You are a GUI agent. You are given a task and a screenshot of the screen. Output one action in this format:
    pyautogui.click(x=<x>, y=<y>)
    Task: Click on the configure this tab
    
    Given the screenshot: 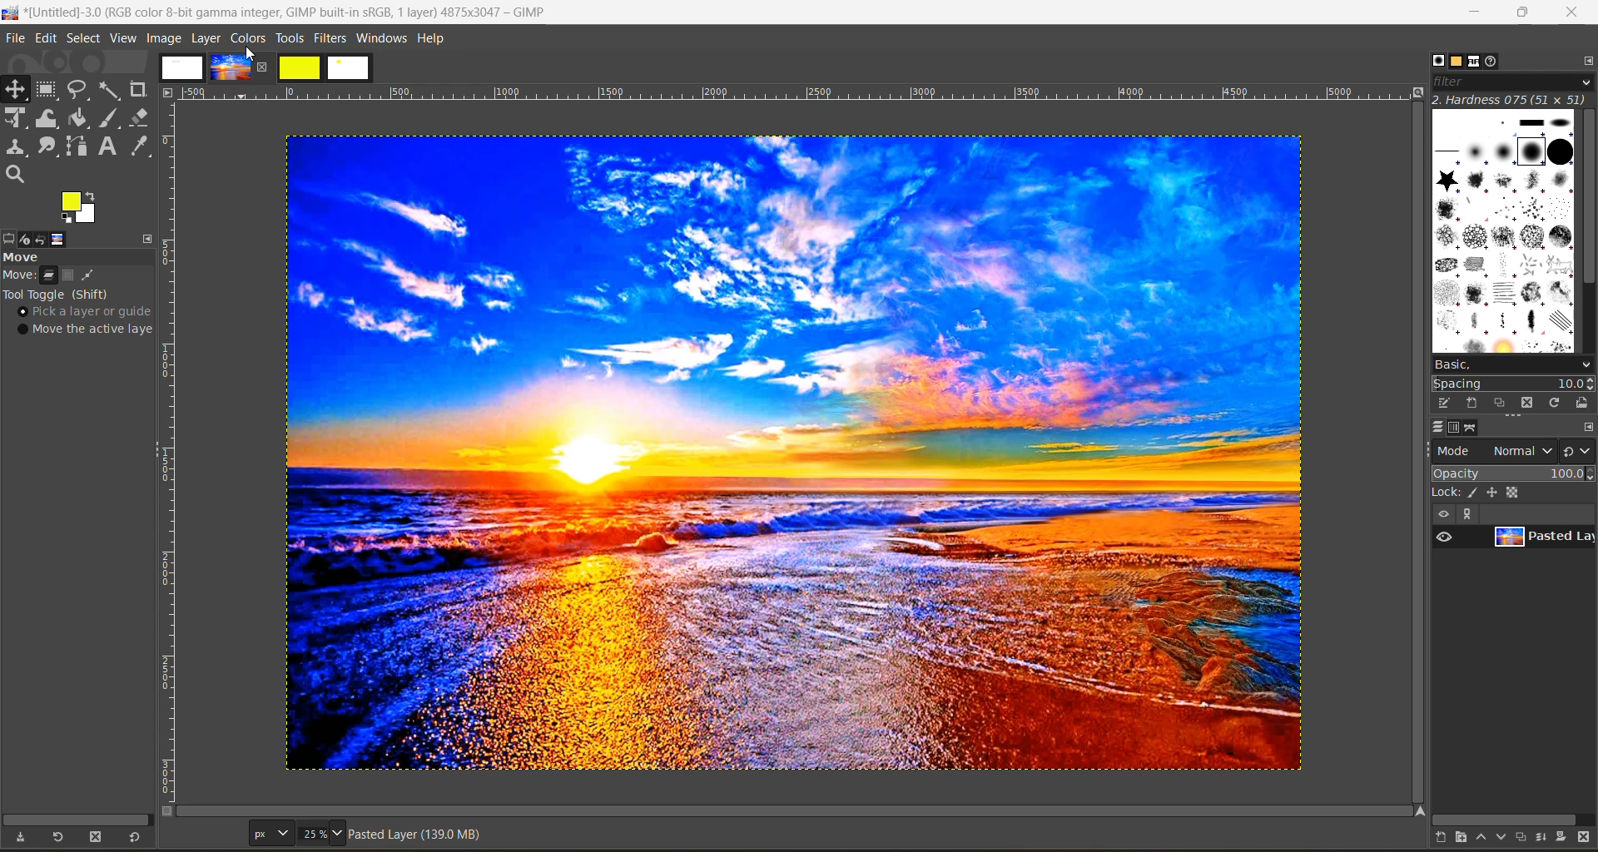 What is the action you would take?
    pyautogui.click(x=1588, y=428)
    